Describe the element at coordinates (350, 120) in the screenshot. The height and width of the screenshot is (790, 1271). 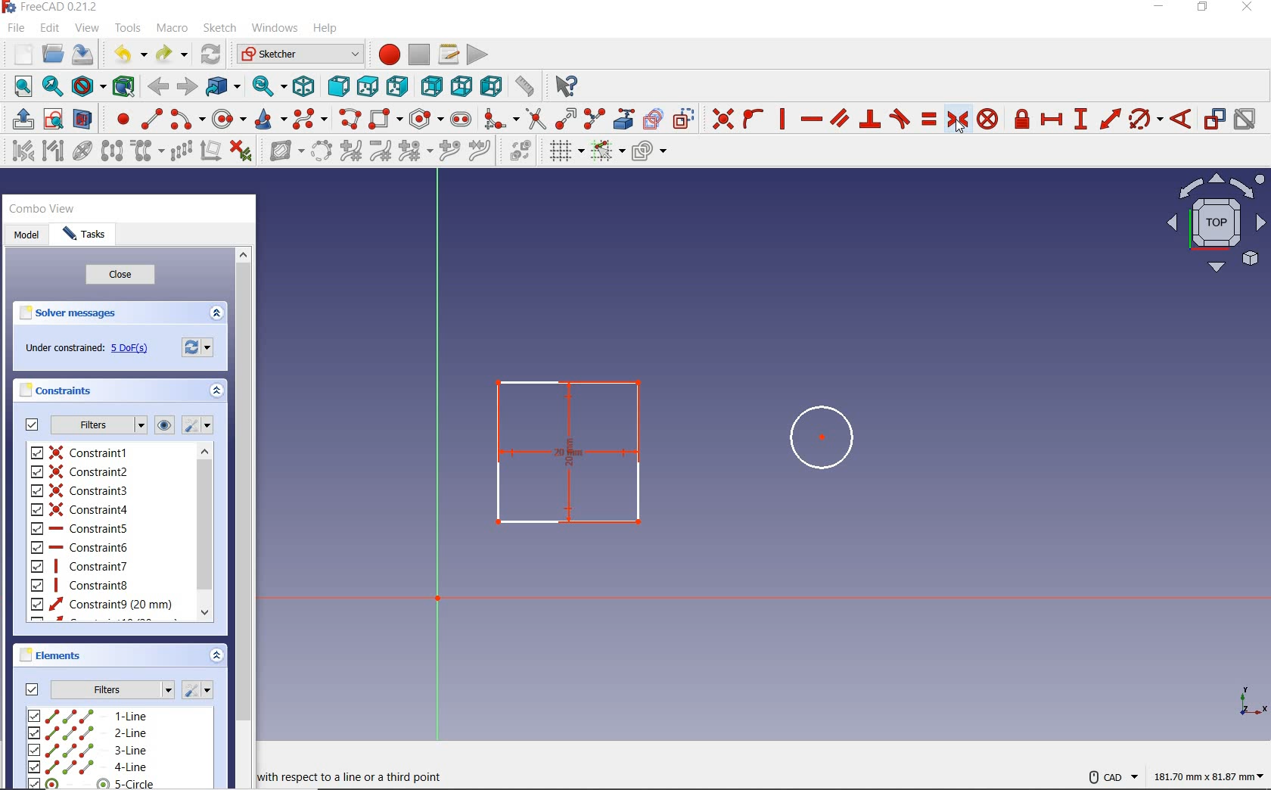
I see `create polyline` at that location.